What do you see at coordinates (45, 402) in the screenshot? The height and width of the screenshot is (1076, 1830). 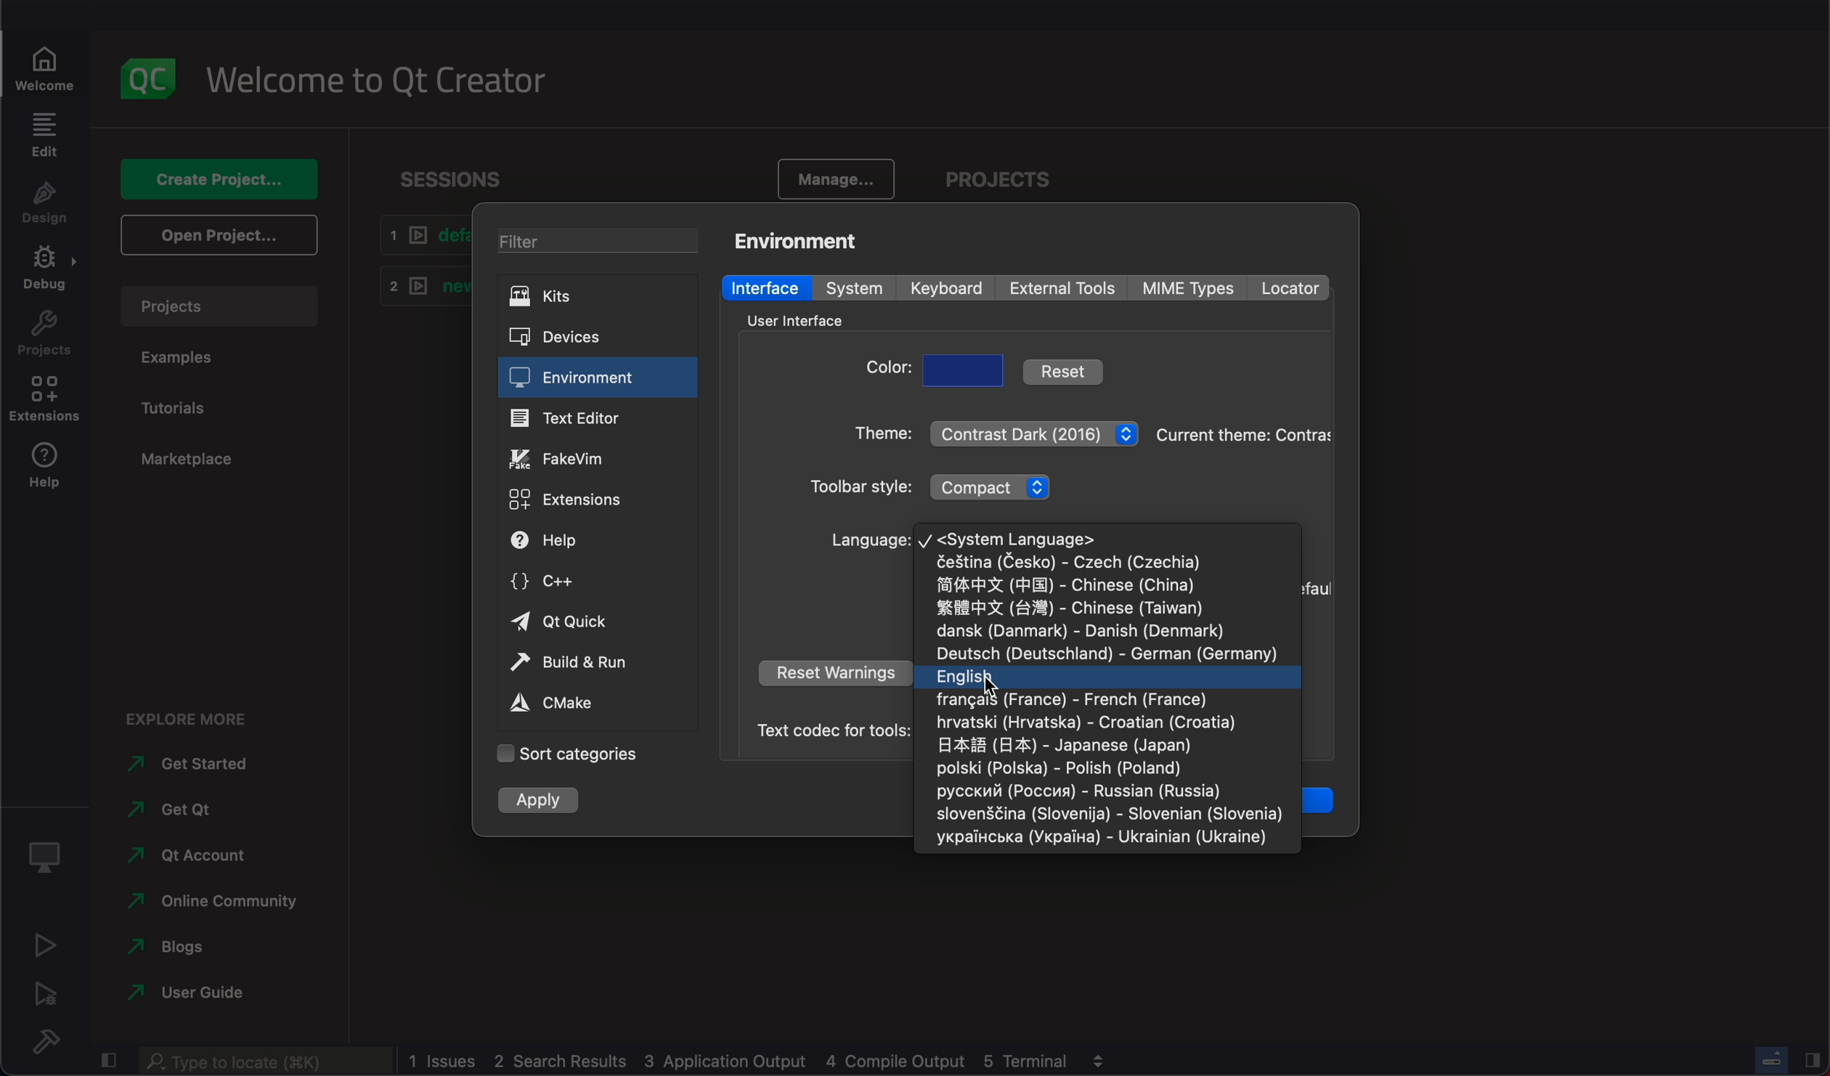 I see `extensions` at bounding box center [45, 402].